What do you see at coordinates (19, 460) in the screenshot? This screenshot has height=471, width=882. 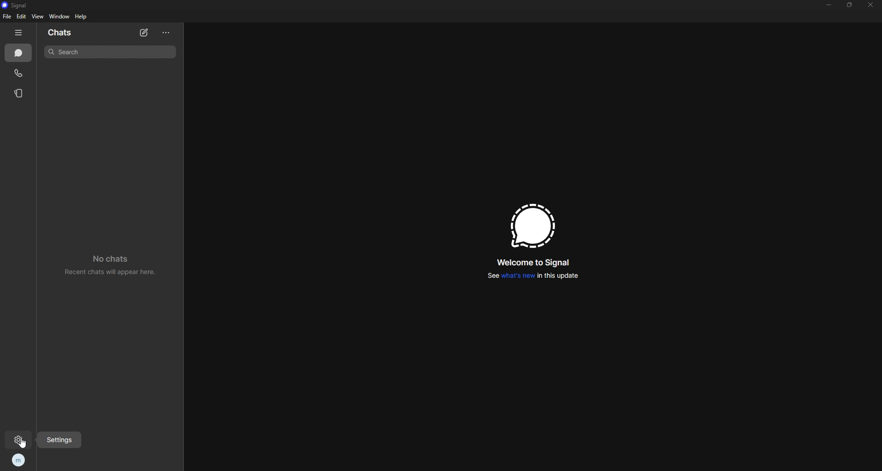 I see `profile` at bounding box center [19, 460].